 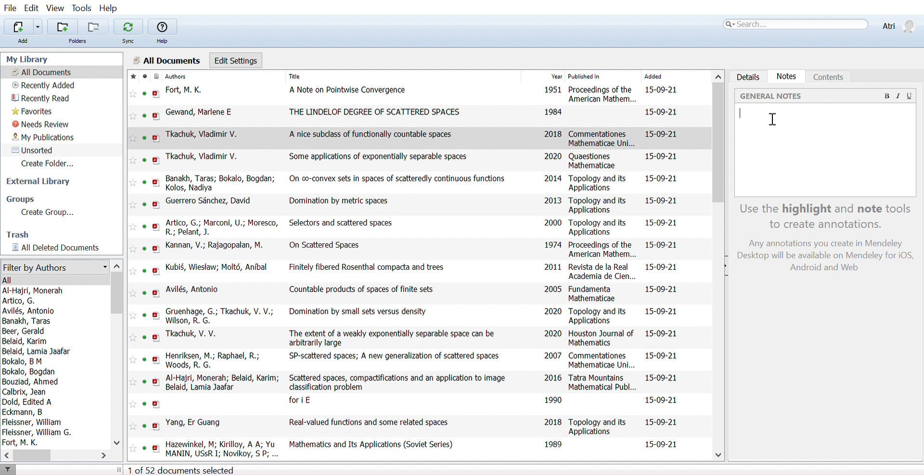 What do you see at coordinates (362, 290) in the screenshot?
I see `Countable products of spaces of finite sets` at bounding box center [362, 290].